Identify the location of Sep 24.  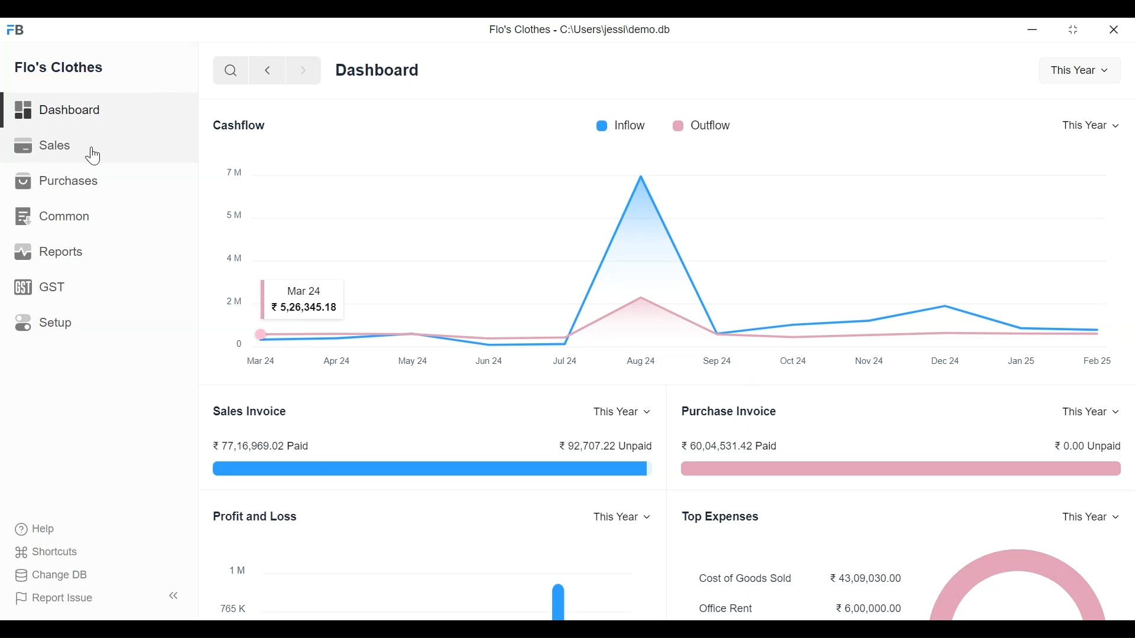
(718, 360).